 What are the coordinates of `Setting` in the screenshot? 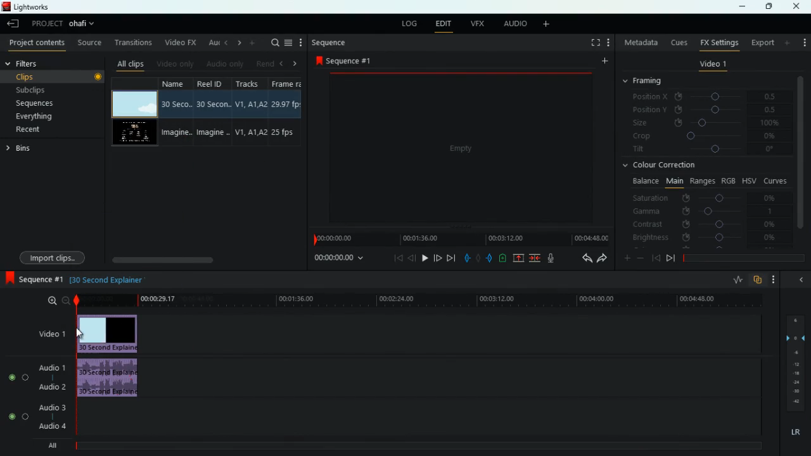 It's located at (608, 42).